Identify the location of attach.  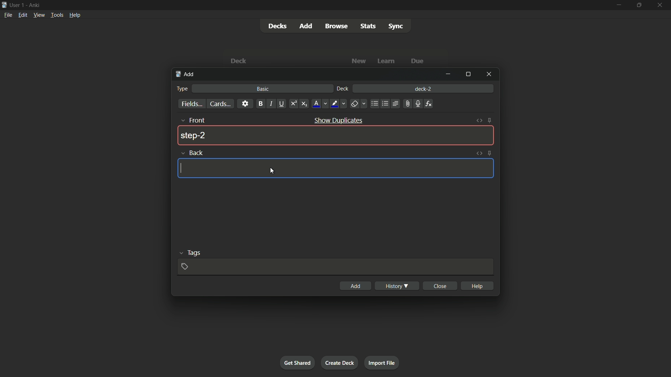
(408, 103).